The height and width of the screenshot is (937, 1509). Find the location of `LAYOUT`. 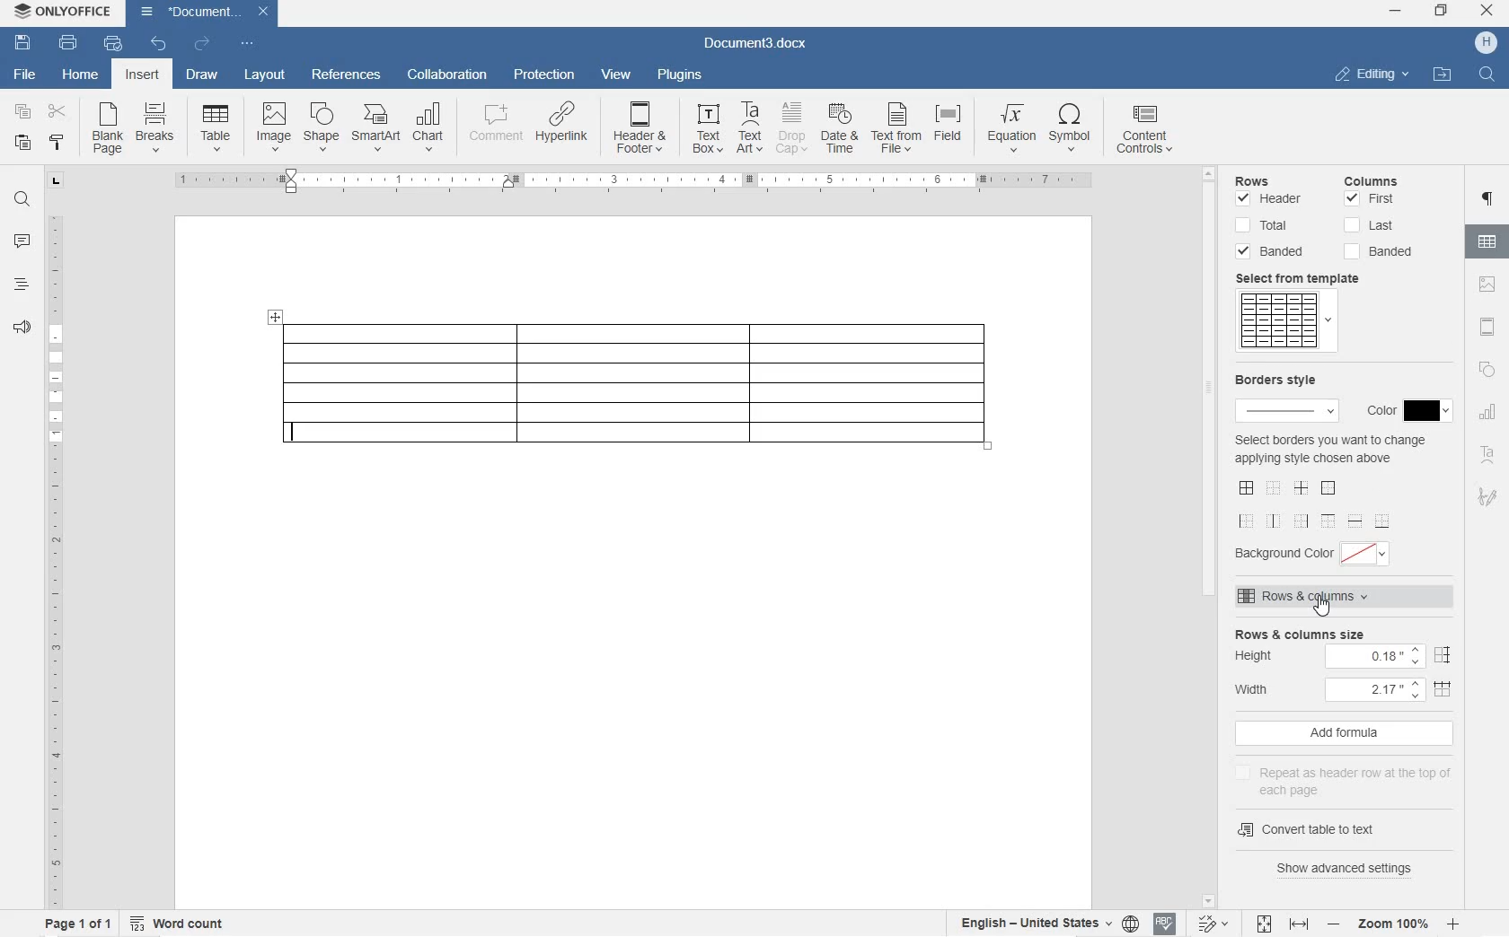

LAYOUT is located at coordinates (266, 76).